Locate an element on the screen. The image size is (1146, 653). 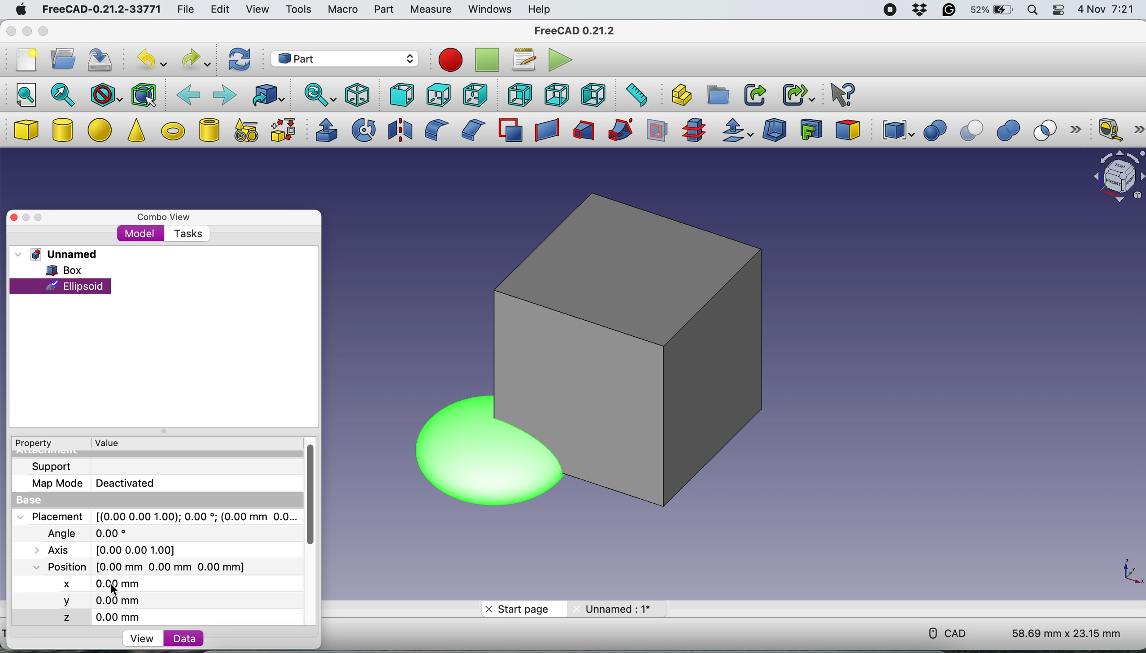
screen recorder is located at coordinates (889, 11).